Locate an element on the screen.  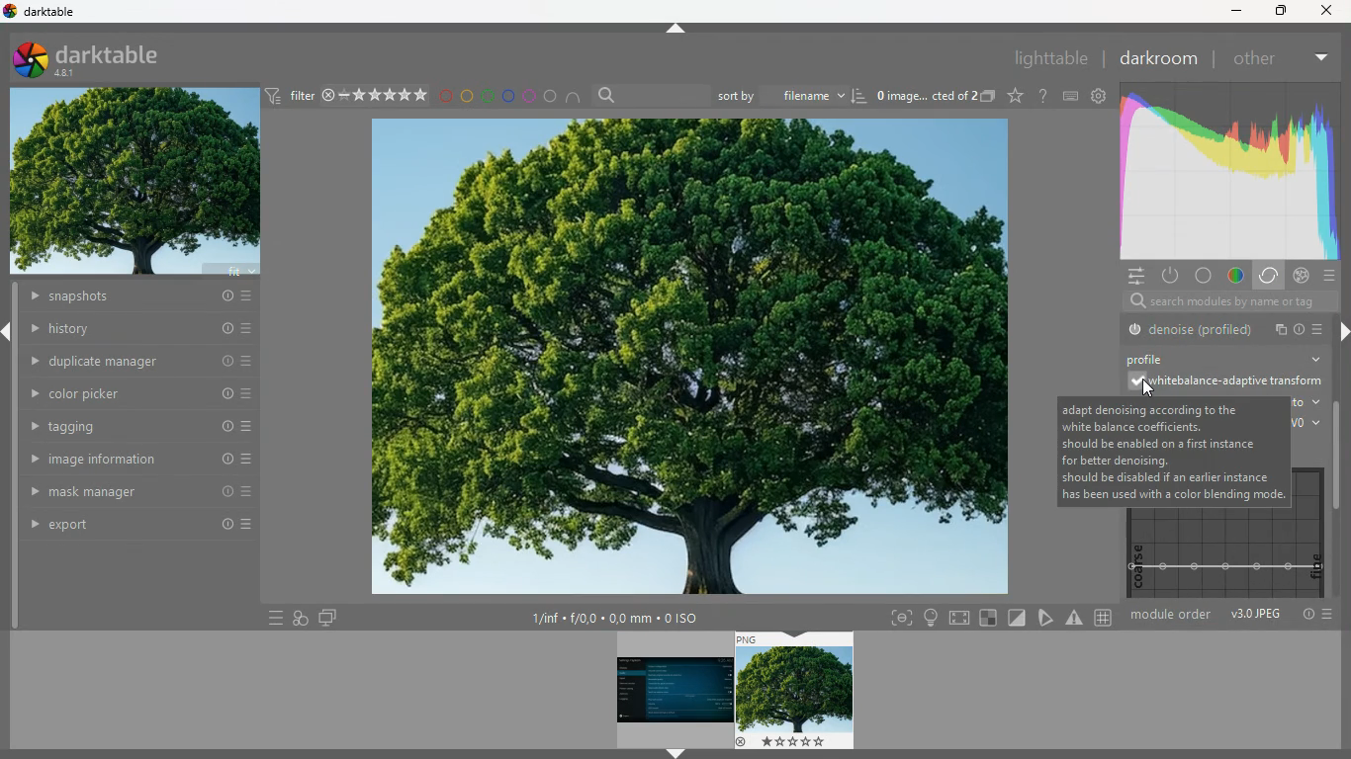
scroll bar is located at coordinates (1342, 358).